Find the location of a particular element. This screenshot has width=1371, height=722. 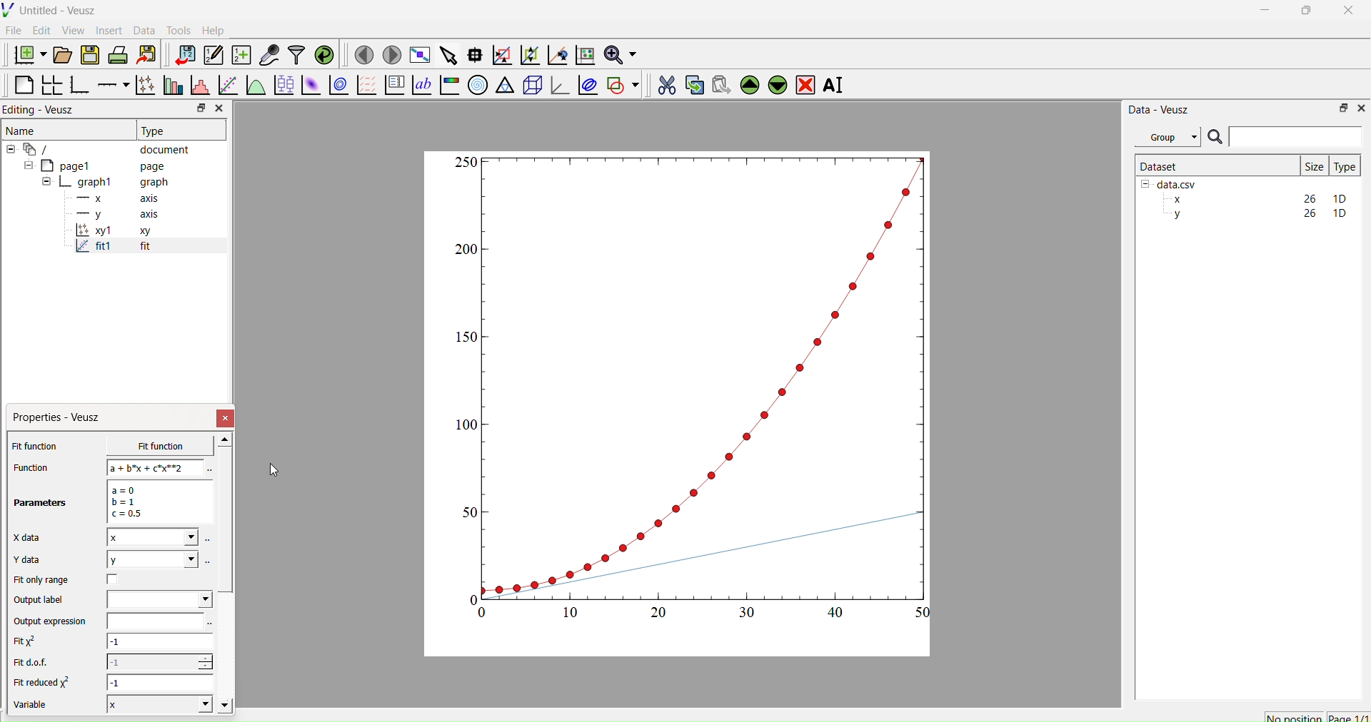

Edit or enter new dataset is located at coordinates (211, 55).